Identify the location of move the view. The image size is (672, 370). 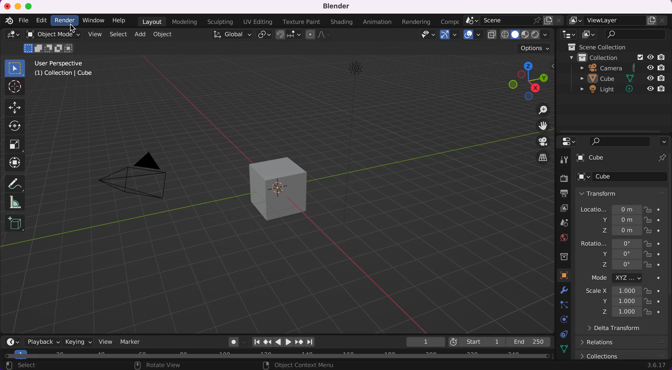
(540, 127).